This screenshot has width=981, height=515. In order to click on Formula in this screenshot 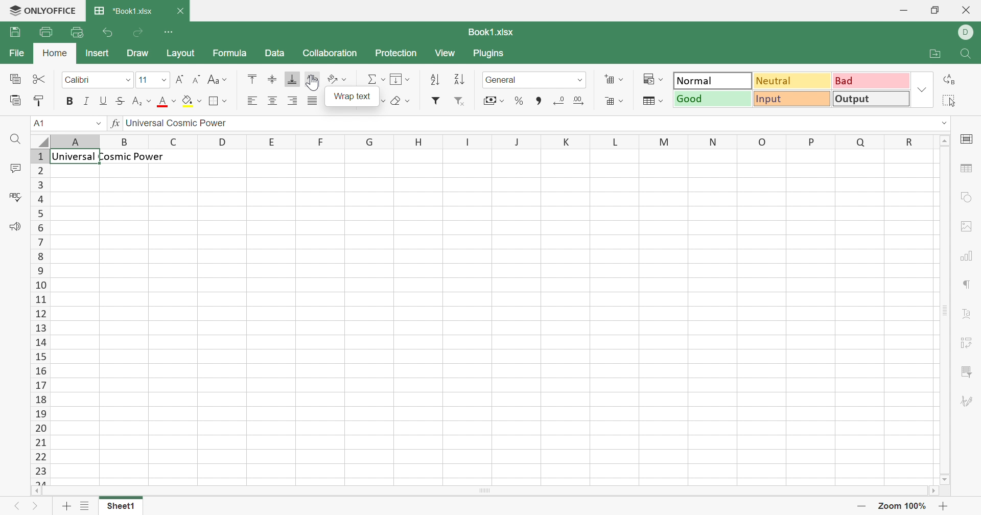, I will do `click(232, 52)`.